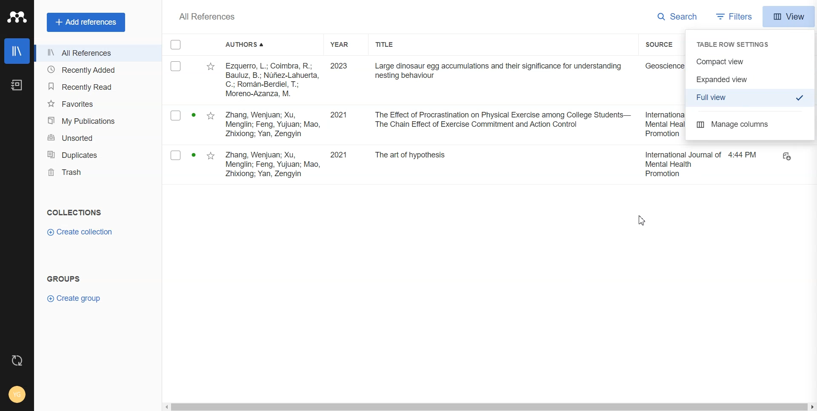 The width and height of the screenshot is (817, 411). I want to click on File, so click(425, 125).